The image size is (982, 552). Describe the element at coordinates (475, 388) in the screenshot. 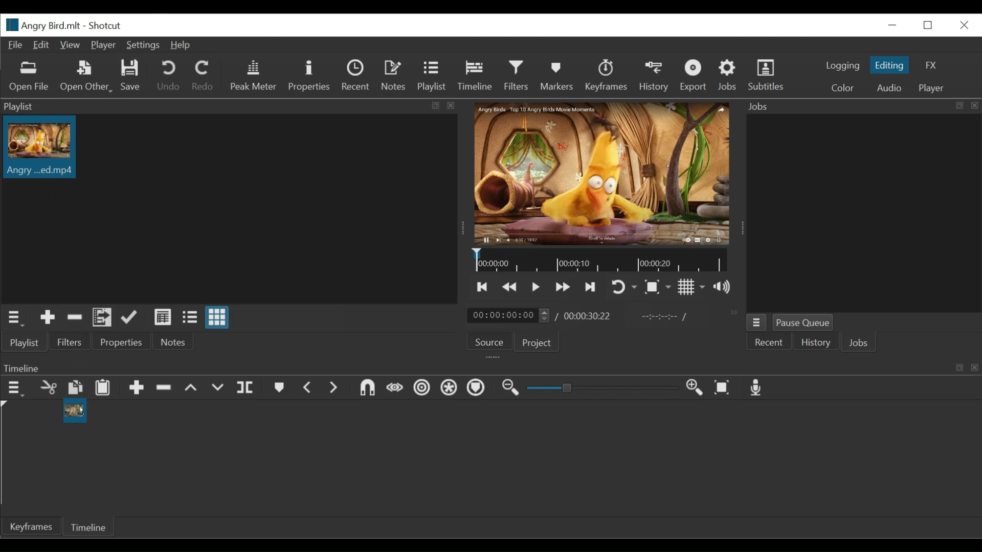

I see `Ripple markers` at that location.